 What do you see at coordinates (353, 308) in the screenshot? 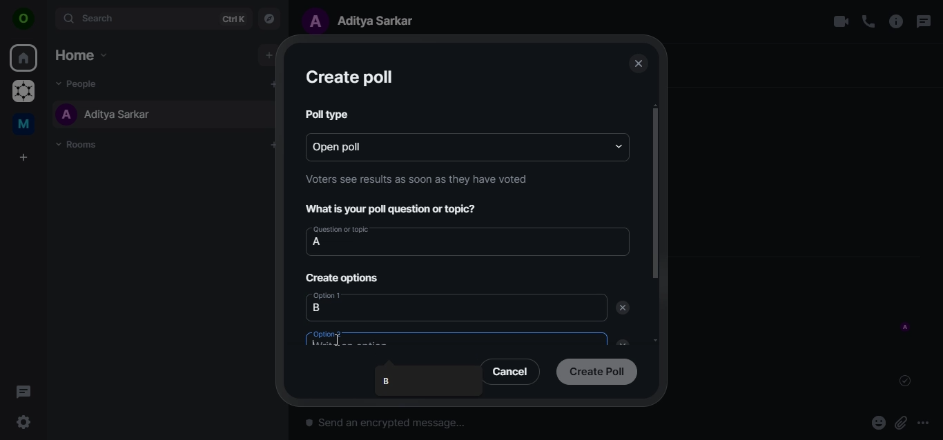
I see `option1` at bounding box center [353, 308].